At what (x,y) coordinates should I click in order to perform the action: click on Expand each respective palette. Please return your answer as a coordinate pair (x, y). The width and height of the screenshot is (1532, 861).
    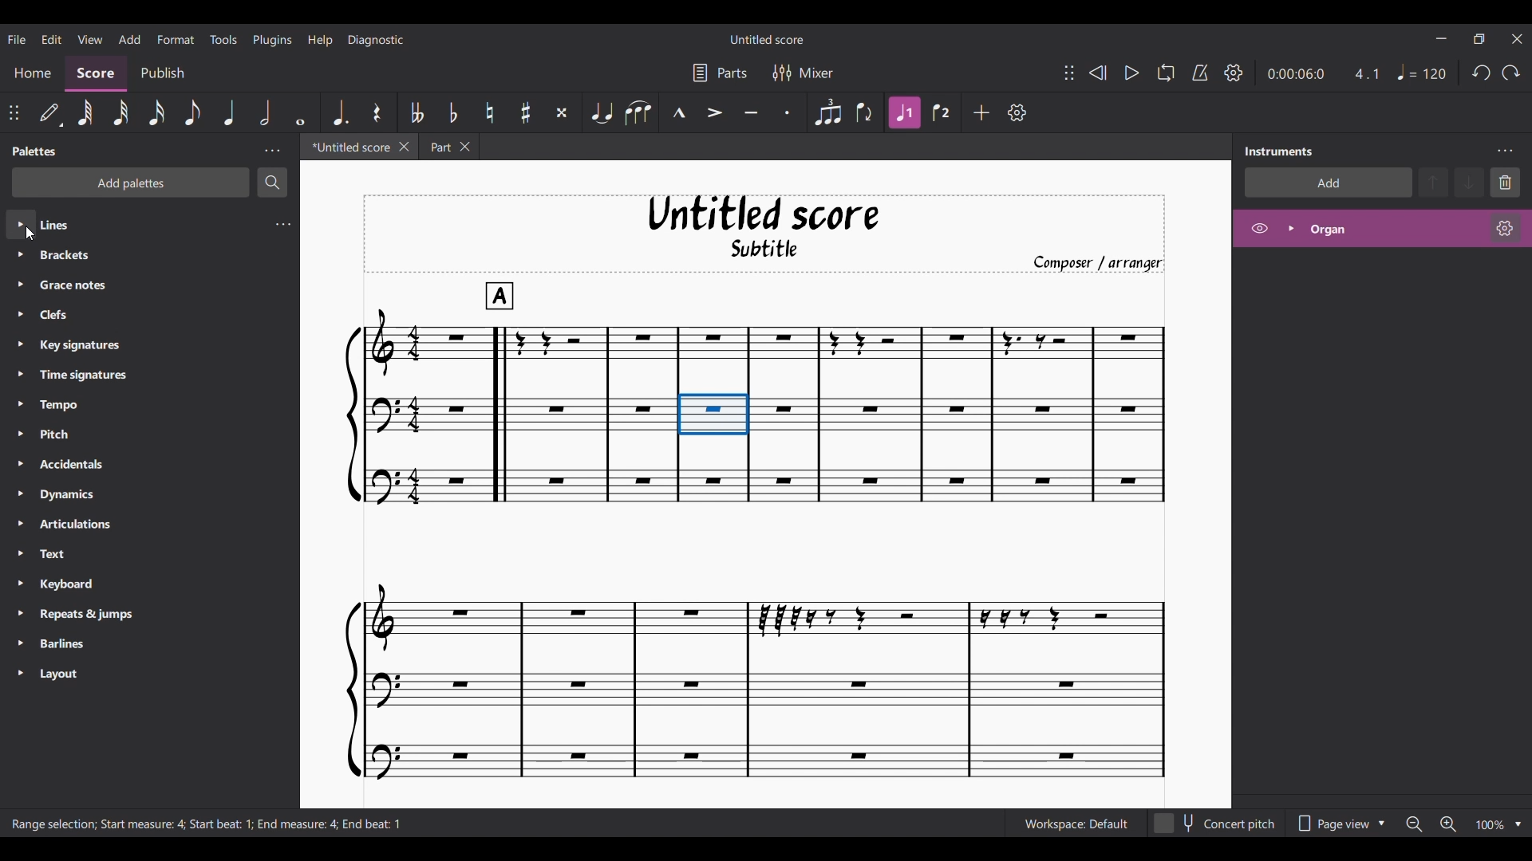
    Looking at the image, I should click on (20, 441).